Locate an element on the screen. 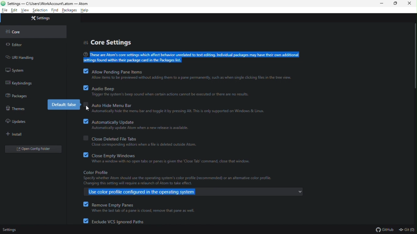  atom logo is located at coordinates (3, 3).